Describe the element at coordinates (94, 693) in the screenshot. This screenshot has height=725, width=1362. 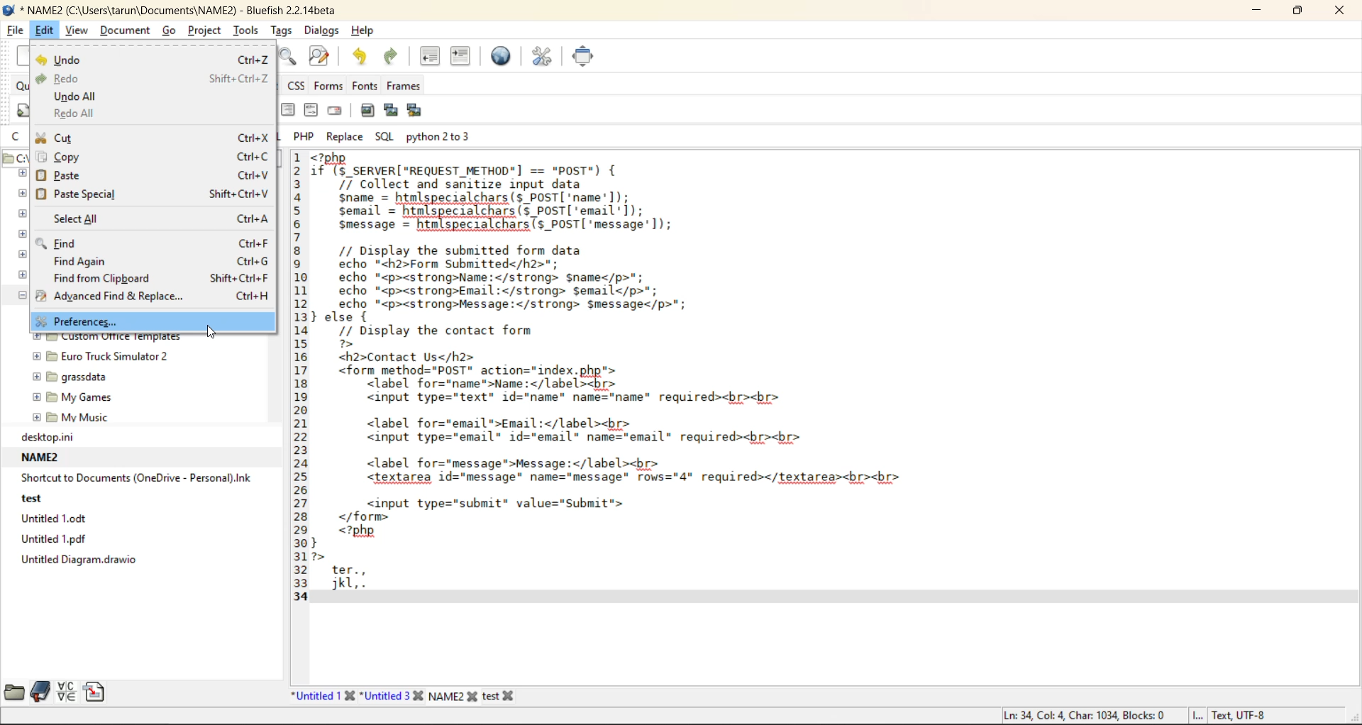
I see `snippets` at that location.